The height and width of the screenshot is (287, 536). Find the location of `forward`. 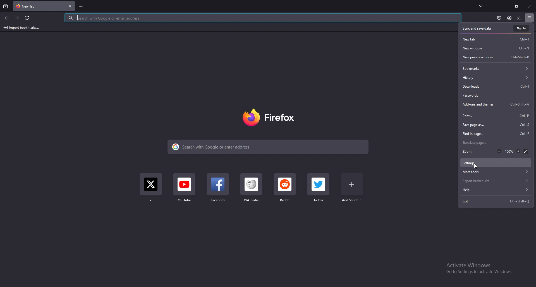

forward is located at coordinates (17, 18).